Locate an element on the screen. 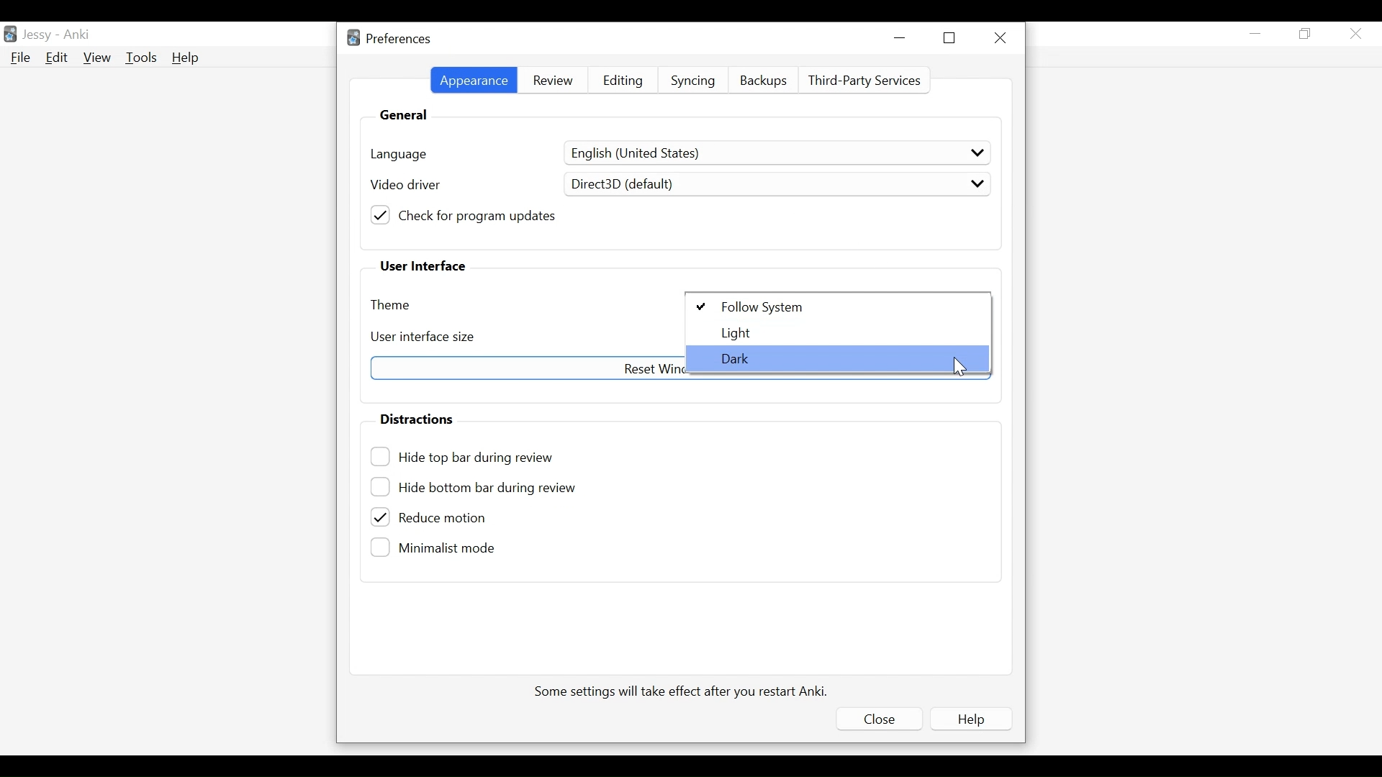 The width and height of the screenshot is (1382, 777). Follow System is located at coordinates (757, 306).